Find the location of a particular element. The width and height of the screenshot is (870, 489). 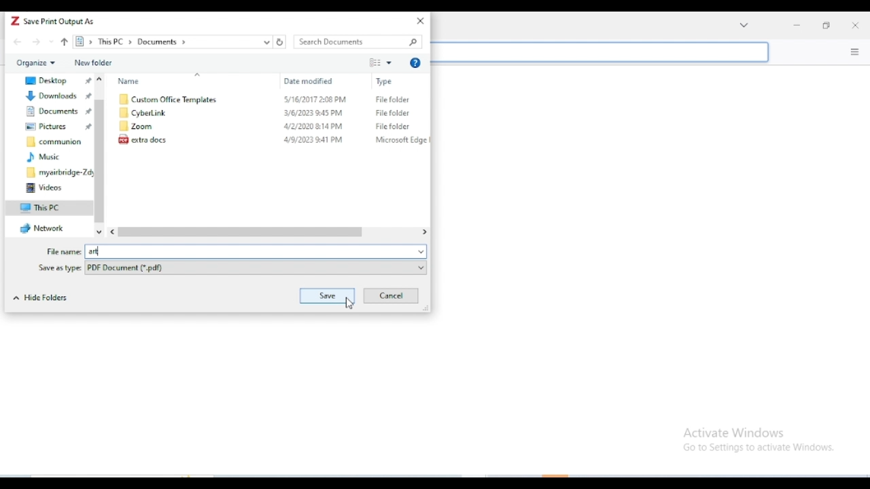

horizontal scroll bar is located at coordinates (268, 233).